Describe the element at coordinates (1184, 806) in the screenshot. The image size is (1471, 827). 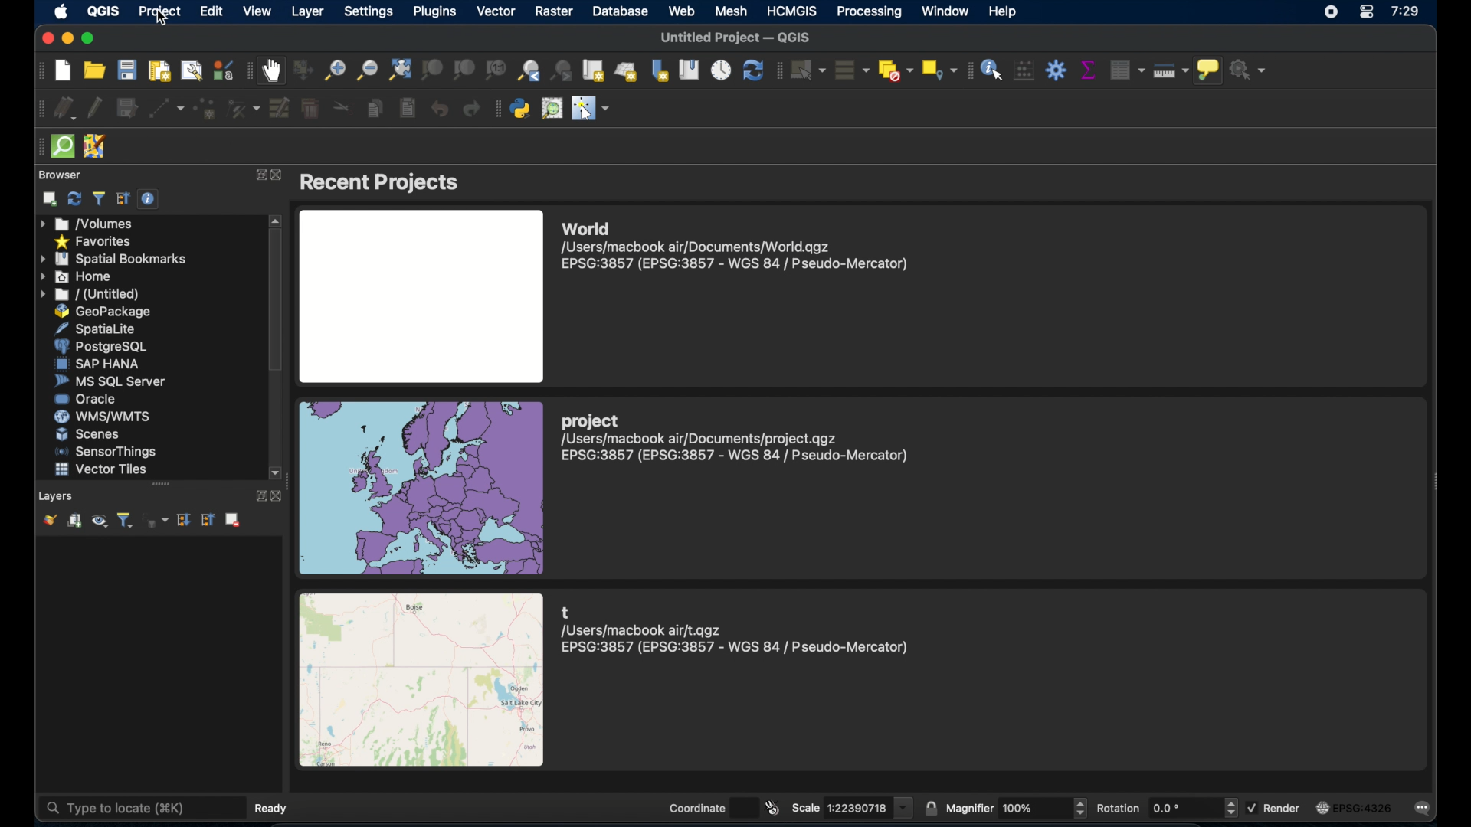
I see `rotation value` at that location.